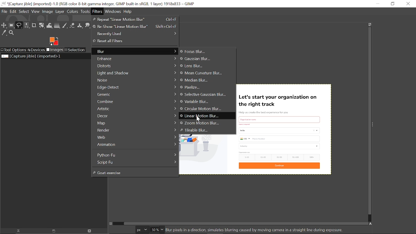  What do you see at coordinates (34, 26) in the screenshot?
I see `Crop text tool` at bounding box center [34, 26].